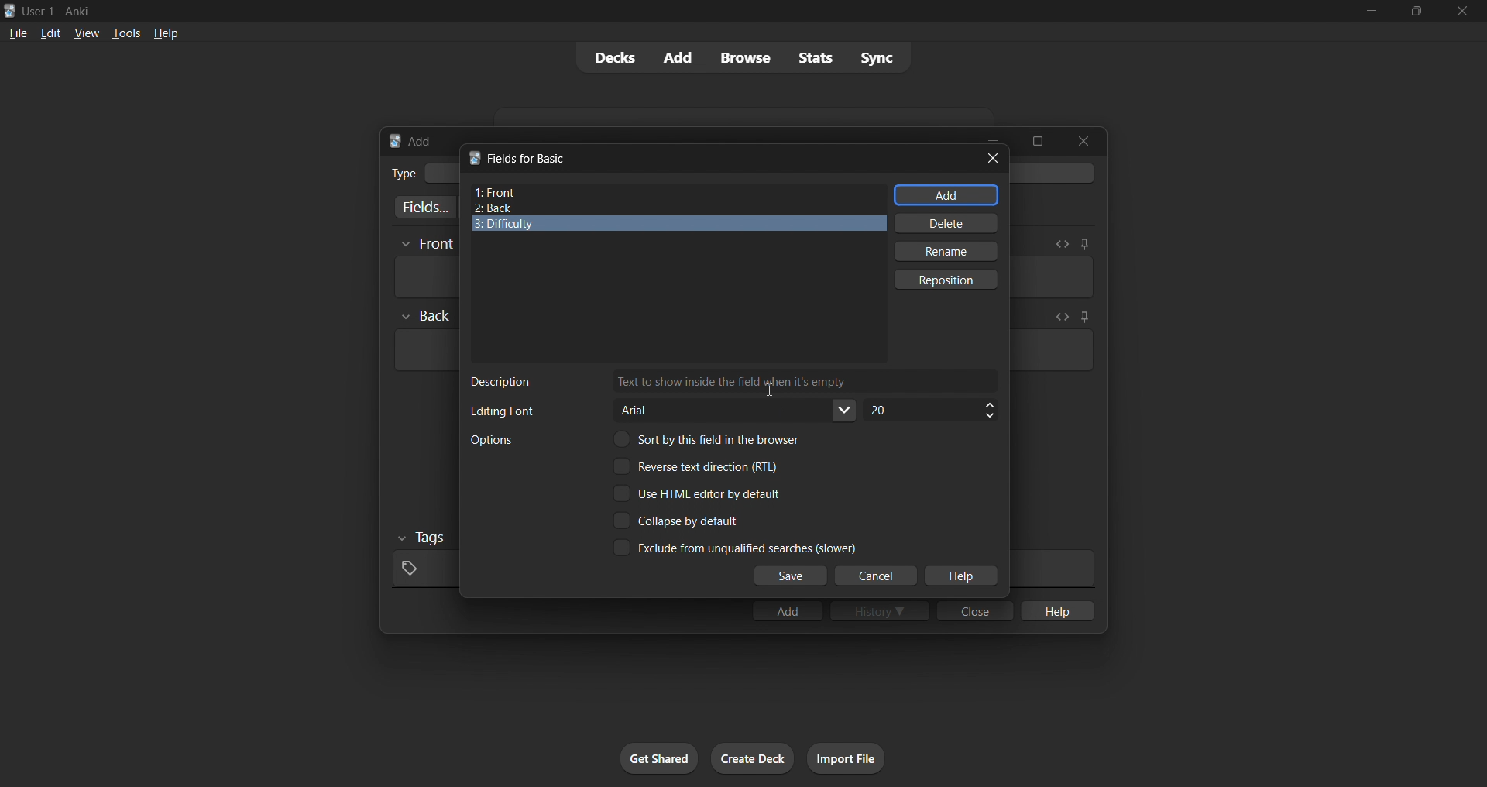  Describe the element at coordinates (1371, 12) in the screenshot. I see `minimize` at that location.